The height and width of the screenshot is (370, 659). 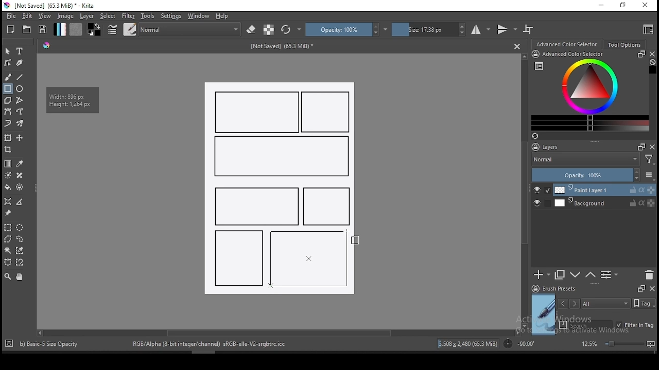 I want to click on gradient tool, so click(x=8, y=164).